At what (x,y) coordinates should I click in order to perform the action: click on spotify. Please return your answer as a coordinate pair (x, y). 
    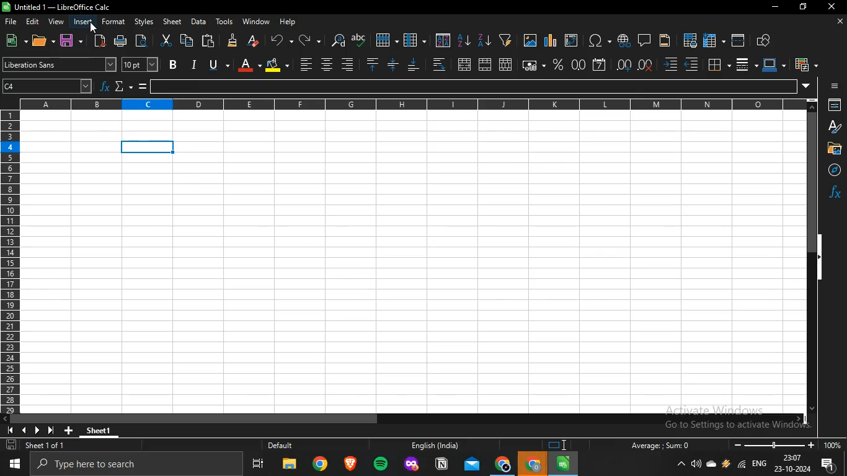
    Looking at the image, I should click on (381, 465).